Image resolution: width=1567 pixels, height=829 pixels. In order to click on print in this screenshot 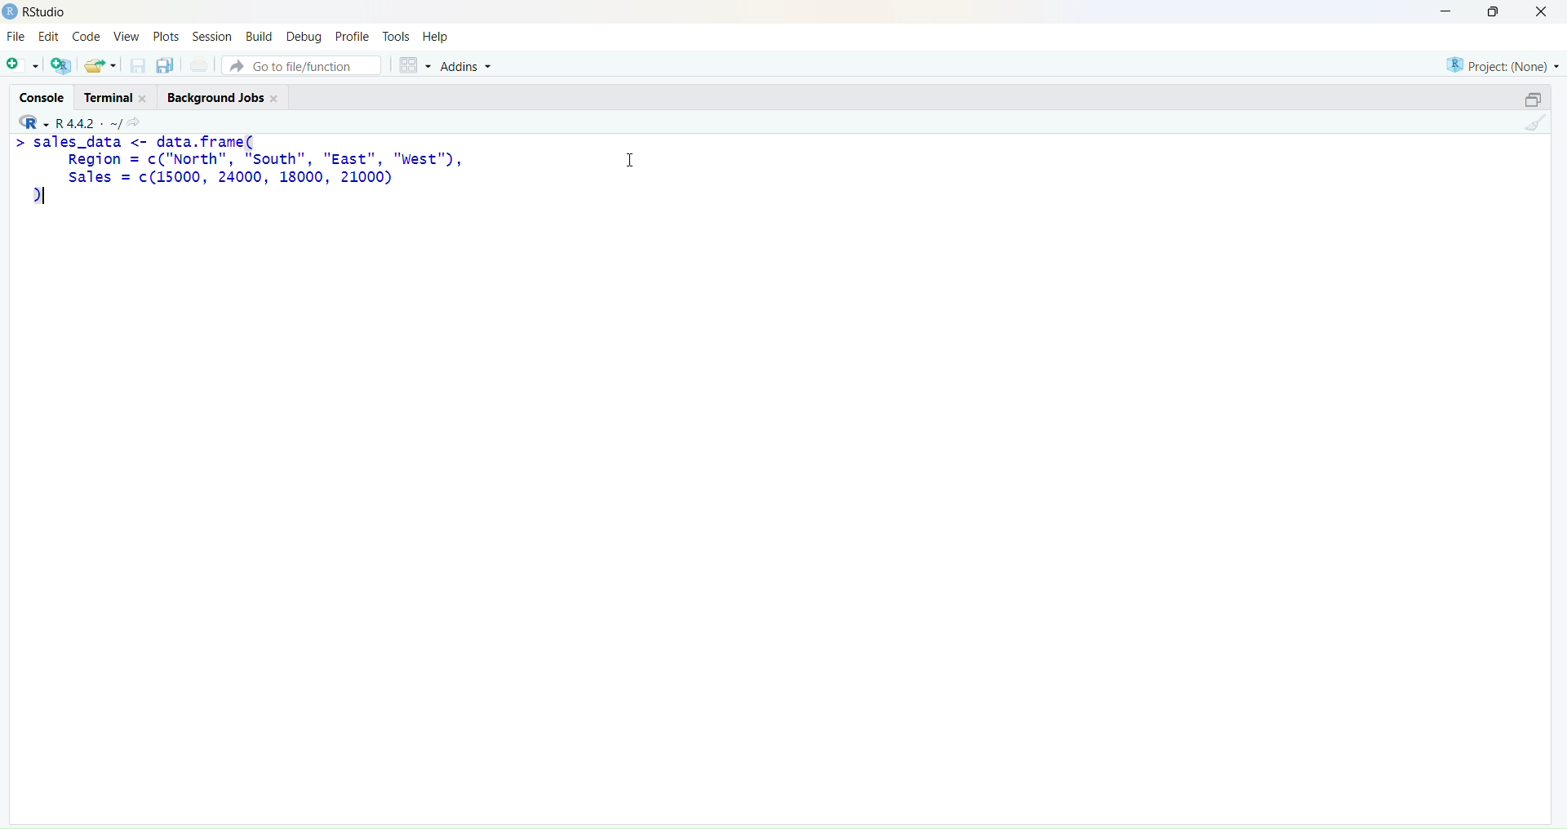, I will do `click(199, 67)`.